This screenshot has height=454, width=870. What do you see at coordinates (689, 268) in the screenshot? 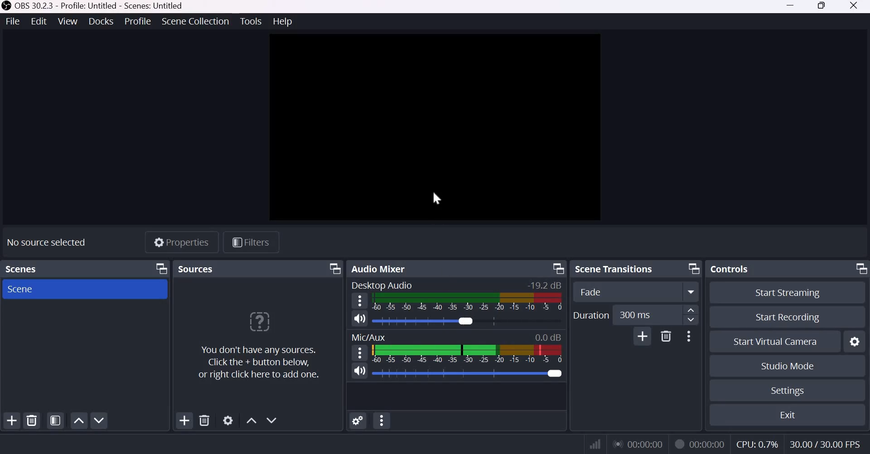
I see `Dock Options icon` at bounding box center [689, 268].